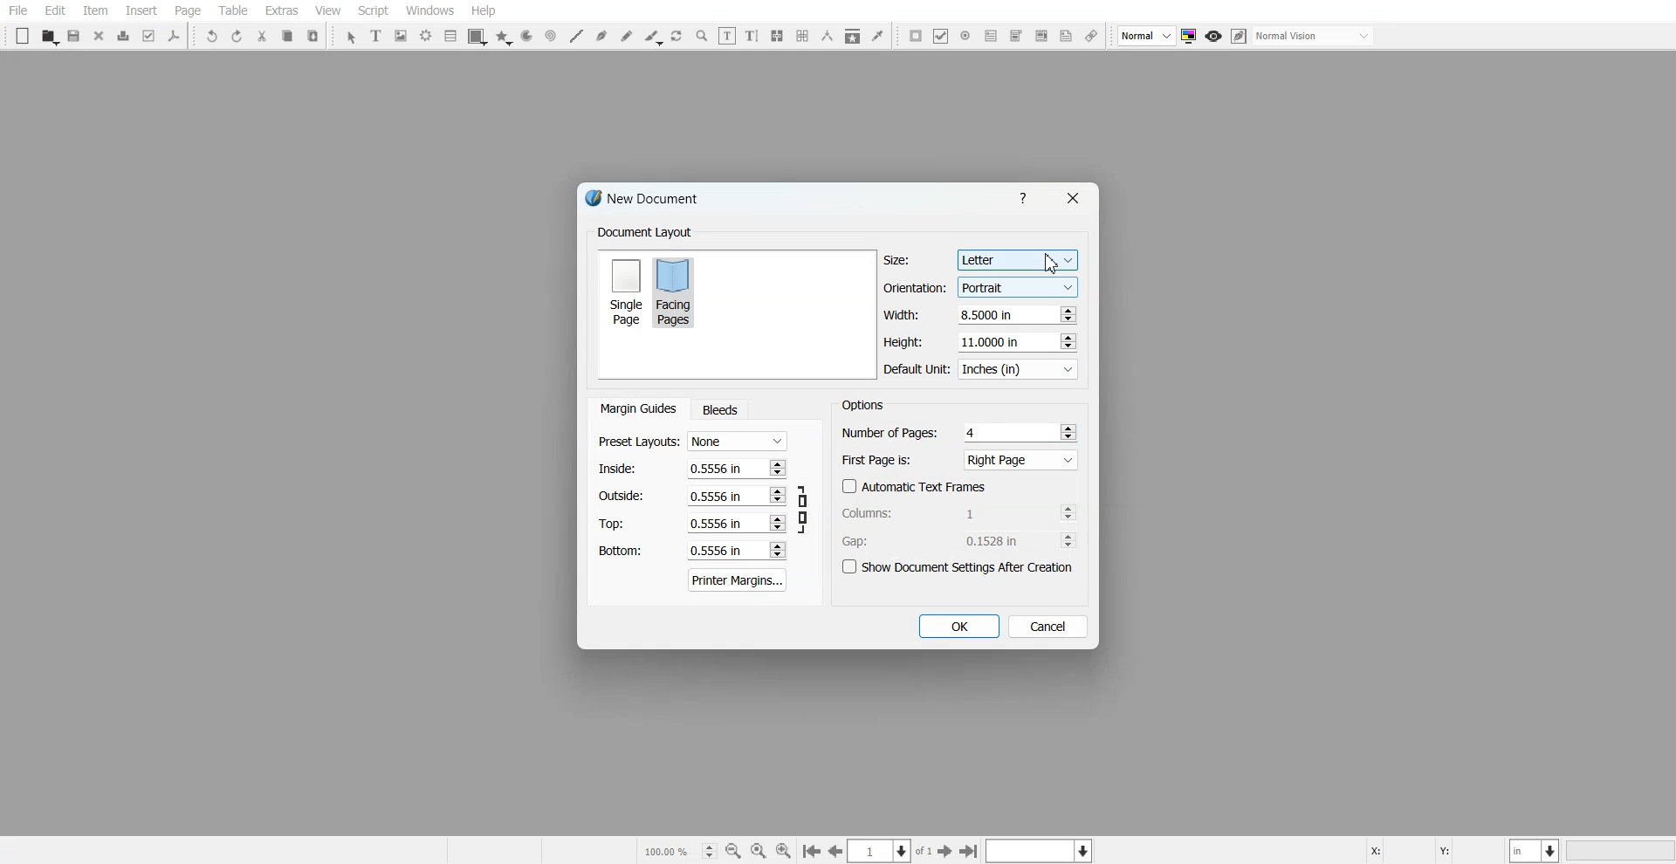  What do you see at coordinates (644, 233) in the screenshot?
I see `Text` at bounding box center [644, 233].